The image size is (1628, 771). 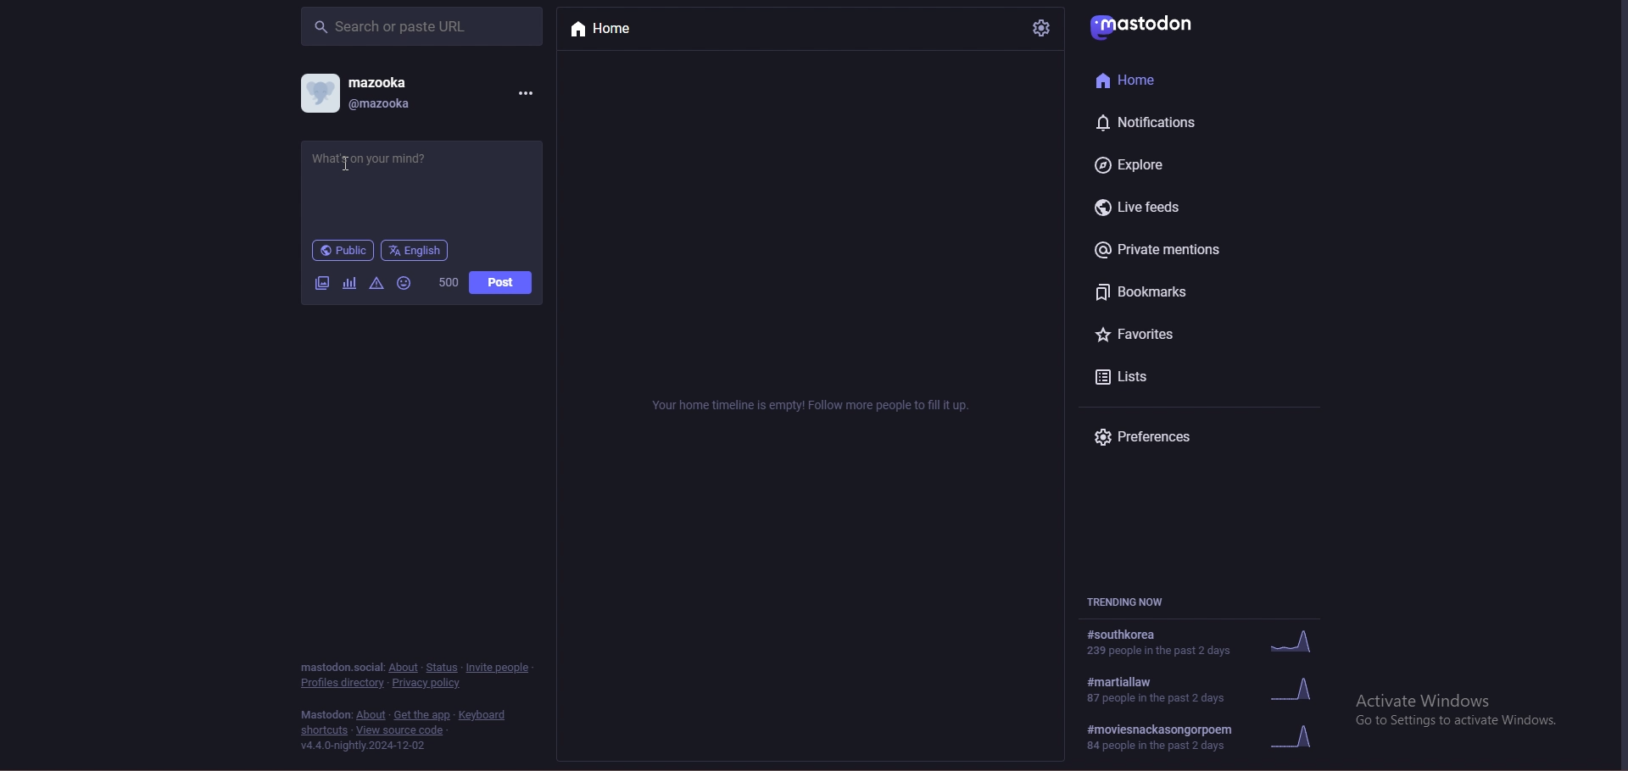 What do you see at coordinates (342, 684) in the screenshot?
I see `profiles directory` at bounding box center [342, 684].